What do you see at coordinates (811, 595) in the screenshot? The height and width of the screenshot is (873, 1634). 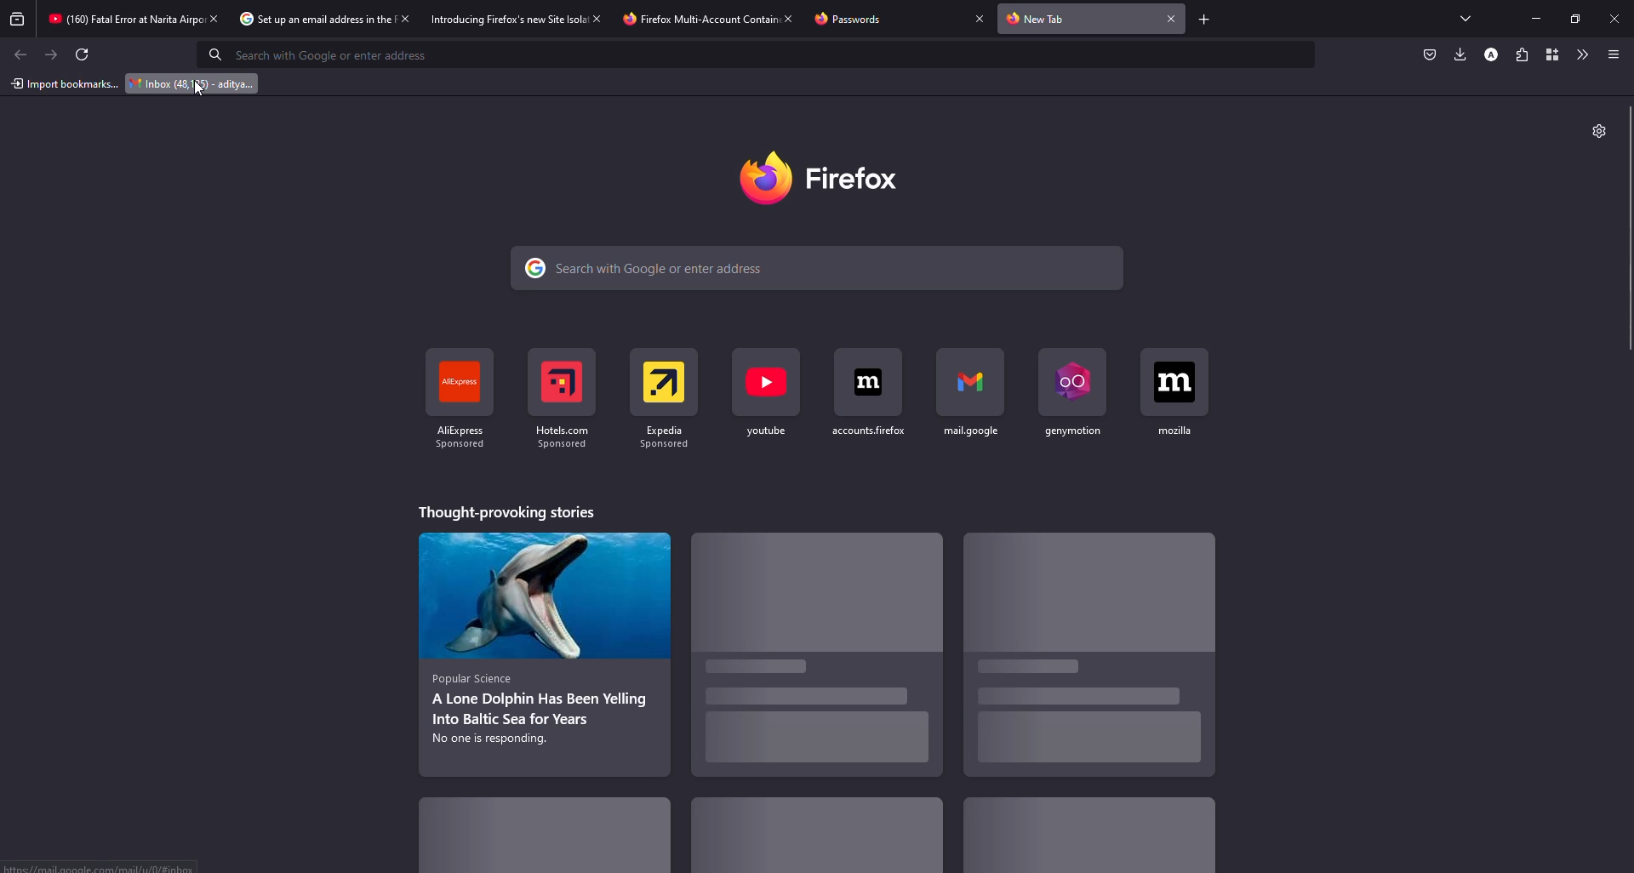 I see `Image` at bounding box center [811, 595].